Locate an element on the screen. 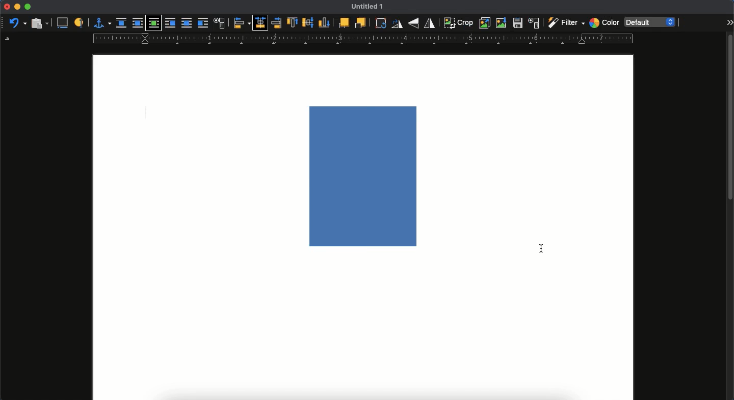 This screenshot has width=734, height=400. before is located at coordinates (171, 23).